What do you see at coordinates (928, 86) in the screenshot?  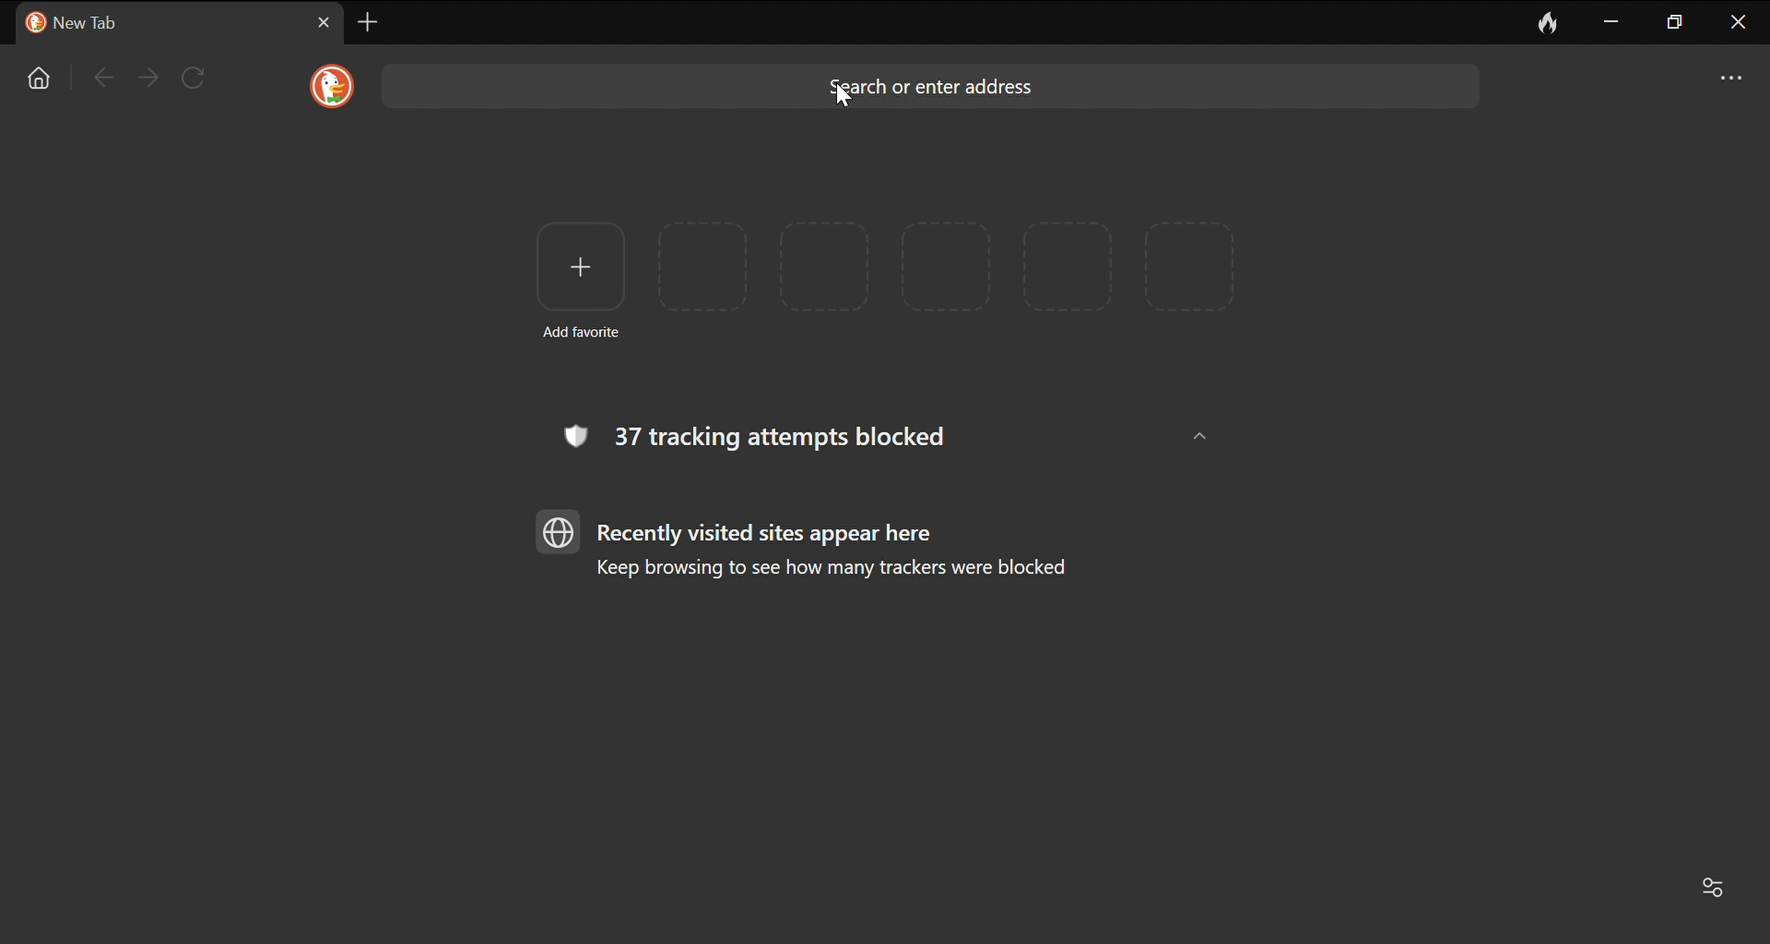 I see `Search or enter address` at bounding box center [928, 86].